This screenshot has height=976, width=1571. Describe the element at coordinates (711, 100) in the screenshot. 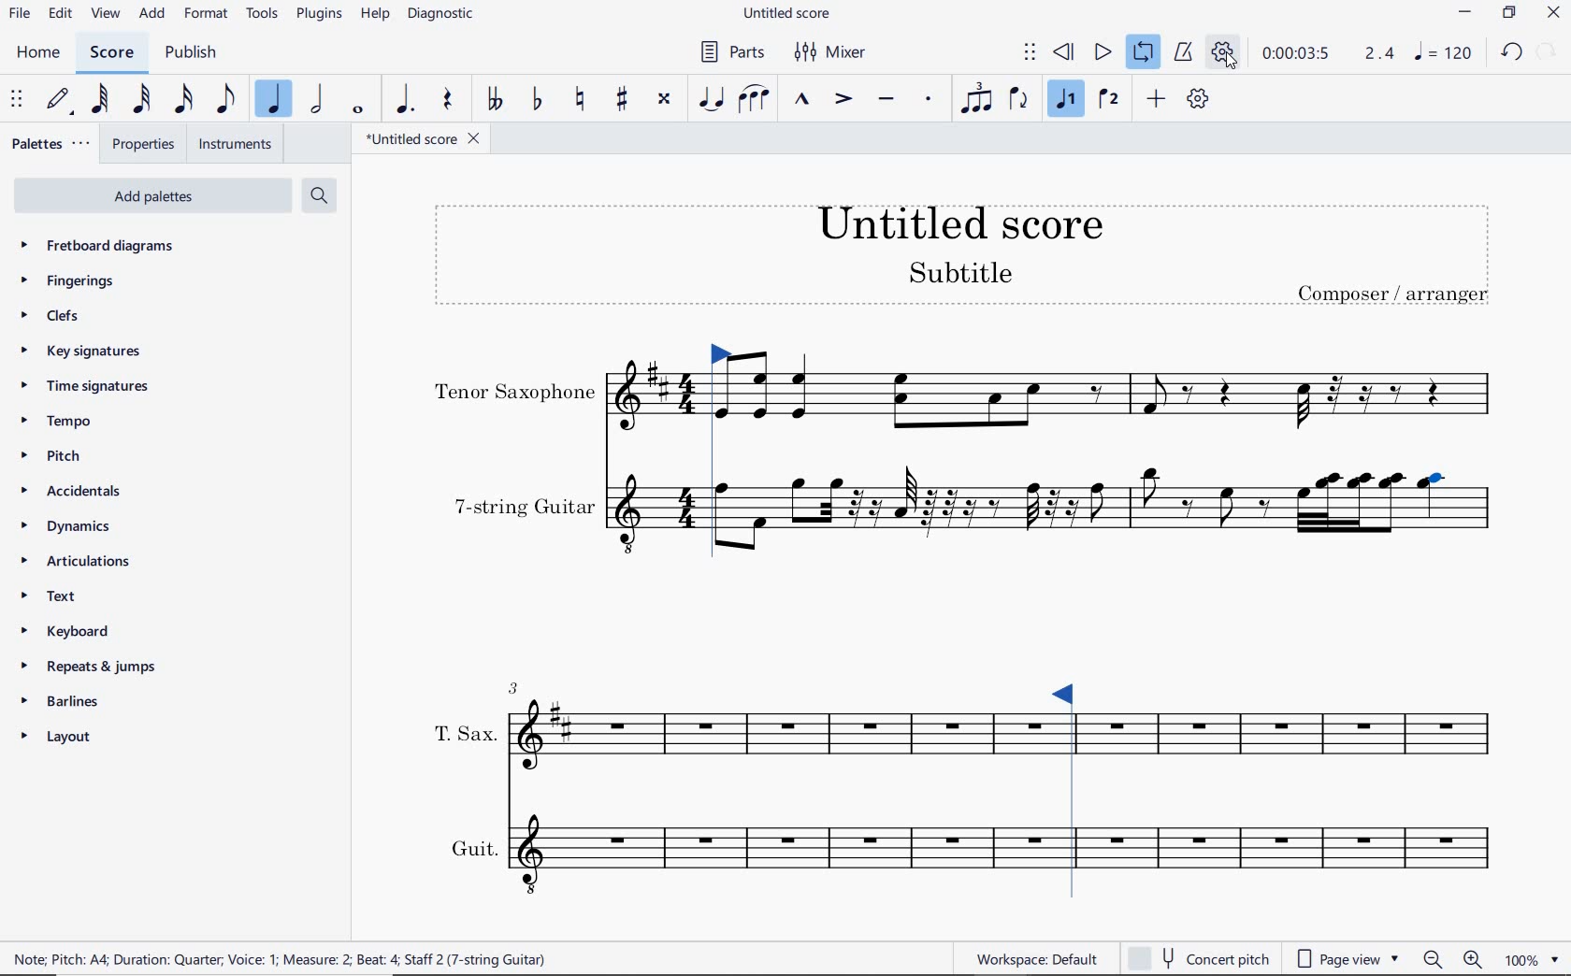

I see `TIE` at that location.